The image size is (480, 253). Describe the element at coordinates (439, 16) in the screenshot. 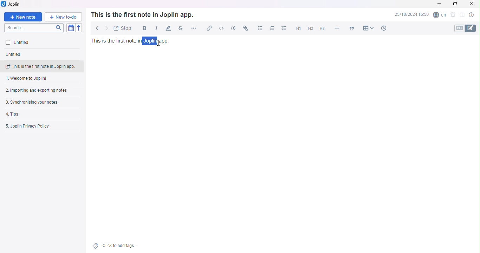

I see `Spell checker` at that location.